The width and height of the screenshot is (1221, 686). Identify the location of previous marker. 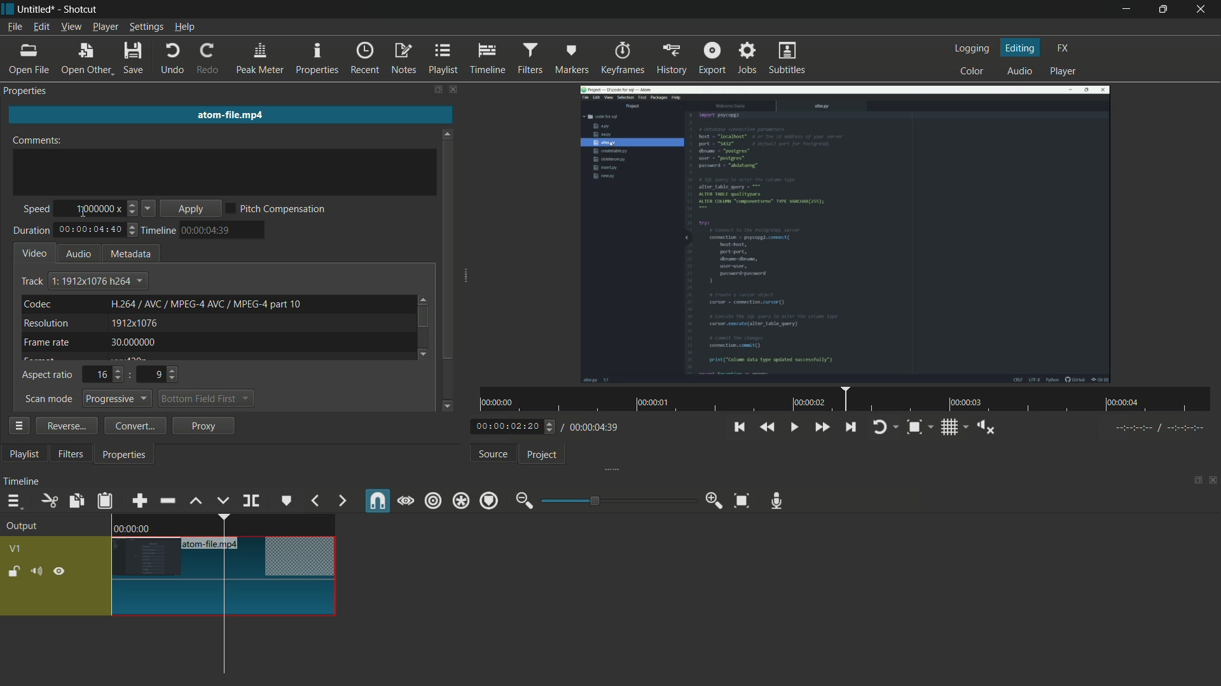
(315, 502).